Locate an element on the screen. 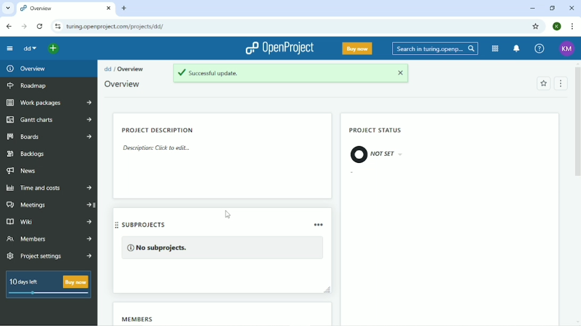 Image resolution: width=581 pixels, height=326 pixels. 10 days left is located at coordinates (48, 285).